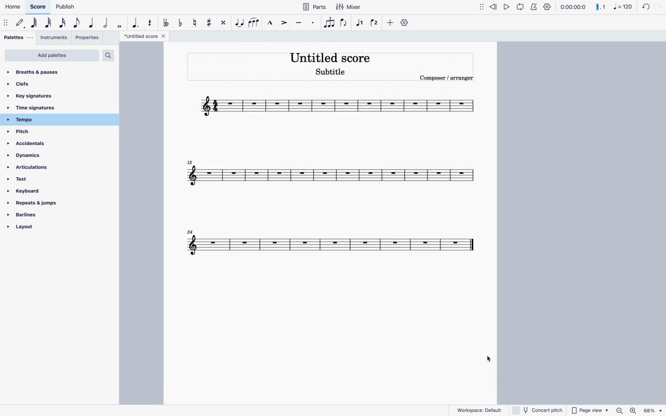 The height and width of the screenshot is (416, 666). Describe the element at coordinates (300, 23) in the screenshot. I see `tenuto` at that location.